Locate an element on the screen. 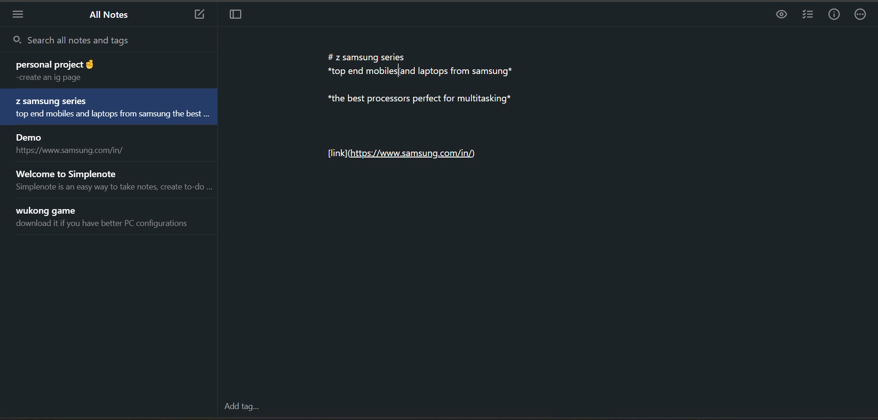 This screenshot has height=420, width=878. preview is located at coordinates (778, 17).